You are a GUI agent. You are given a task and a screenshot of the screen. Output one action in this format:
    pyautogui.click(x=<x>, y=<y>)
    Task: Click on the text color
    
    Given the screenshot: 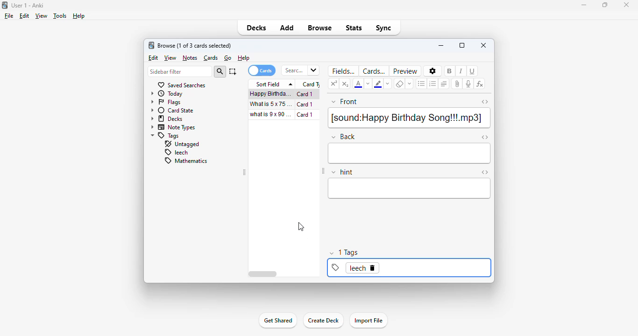 What is the action you would take?
    pyautogui.click(x=359, y=84)
    